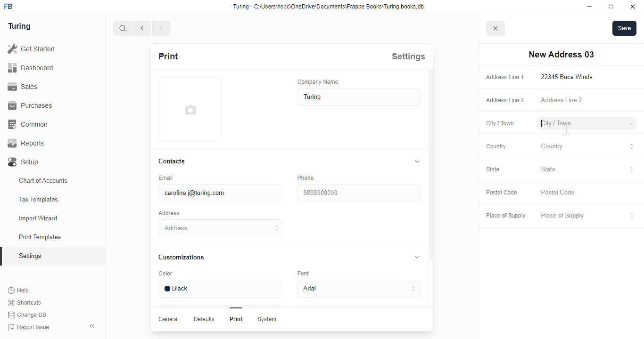 The image size is (644, 339). I want to click on Print, so click(236, 319).